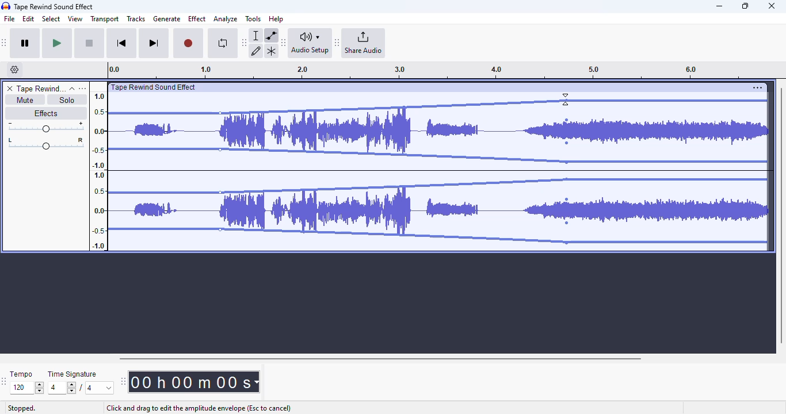  I want to click on analyze, so click(226, 19).